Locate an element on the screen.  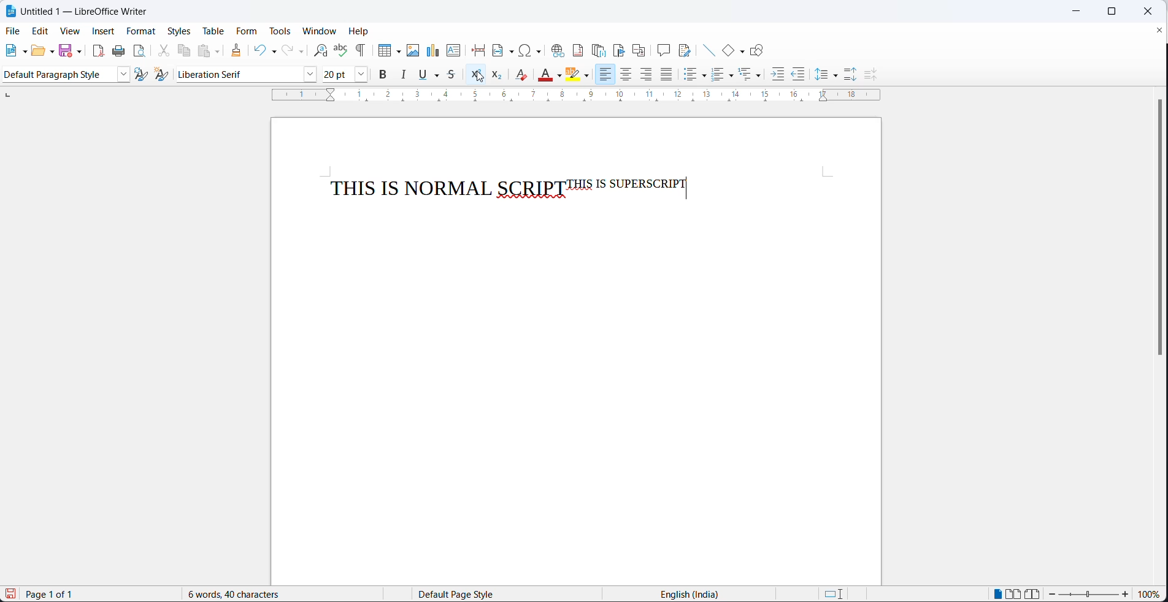
save is located at coordinates (66, 50).